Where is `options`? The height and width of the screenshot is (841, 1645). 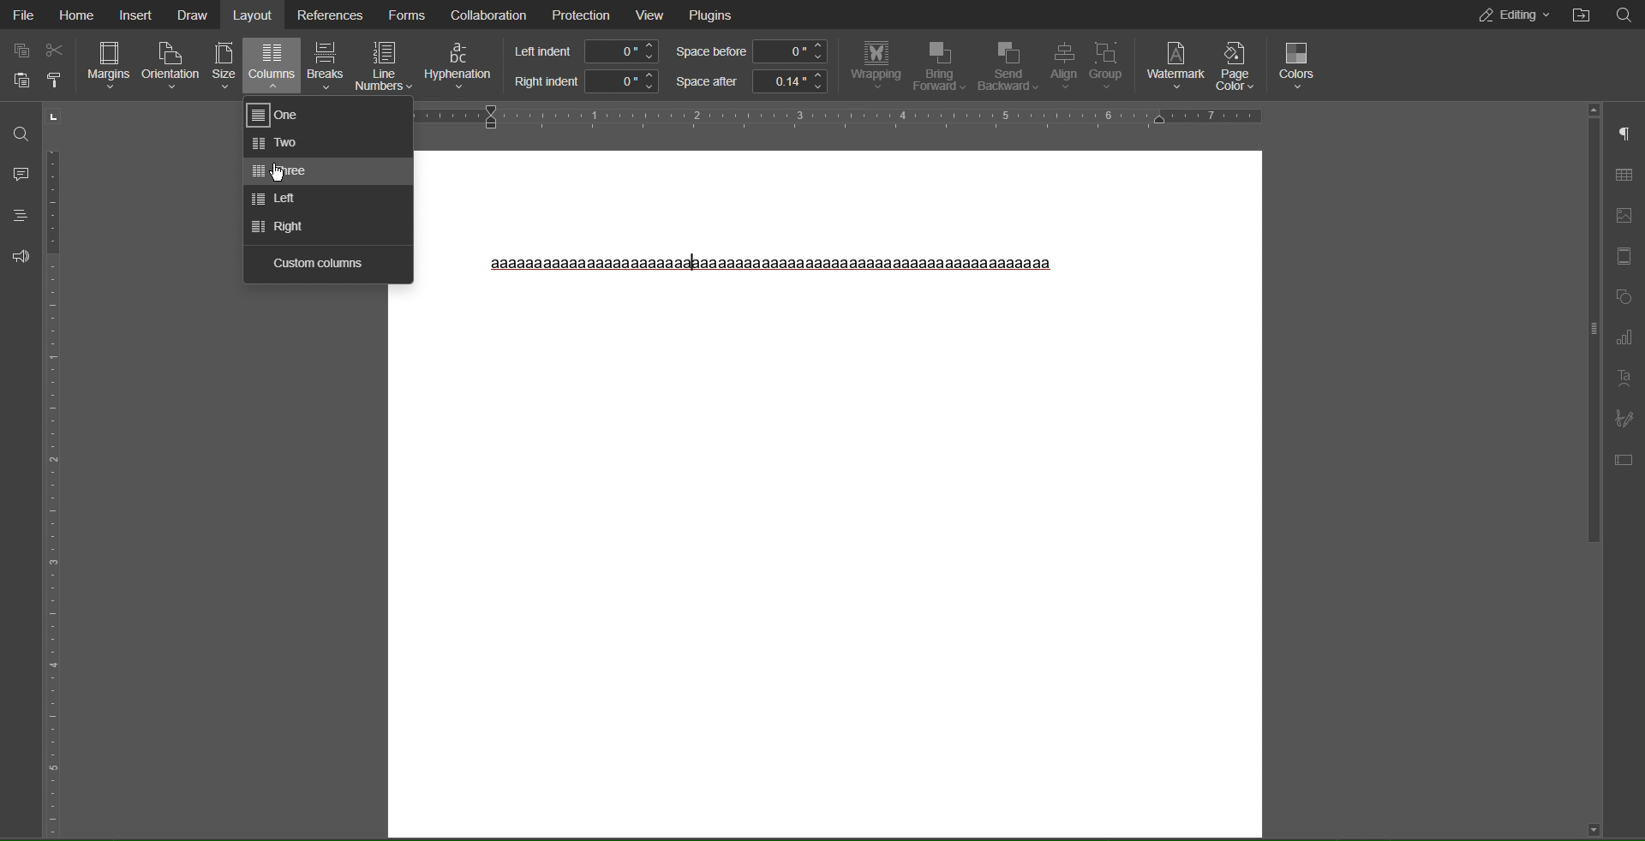 options is located at coordinates (62, 82).